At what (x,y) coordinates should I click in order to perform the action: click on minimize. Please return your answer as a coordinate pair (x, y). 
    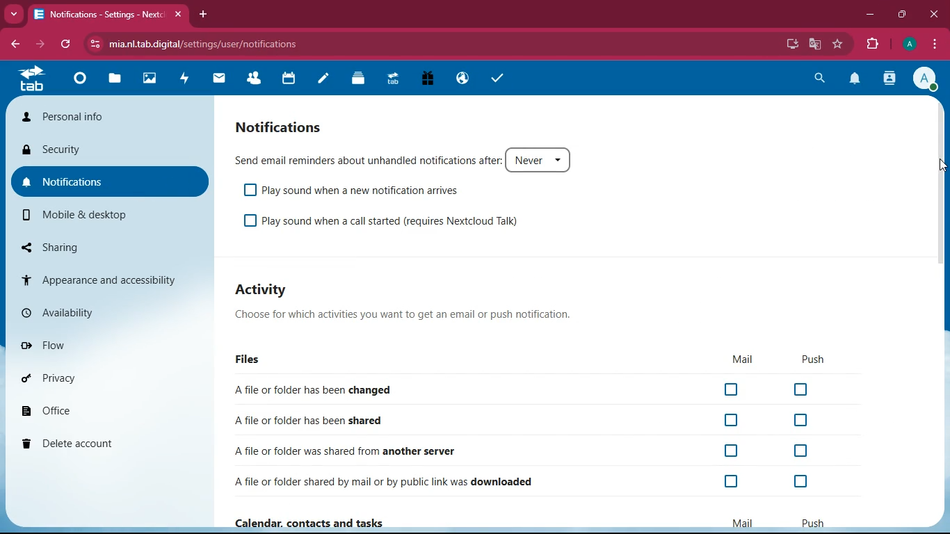
    Looking at the image, I should click on (869, 15).